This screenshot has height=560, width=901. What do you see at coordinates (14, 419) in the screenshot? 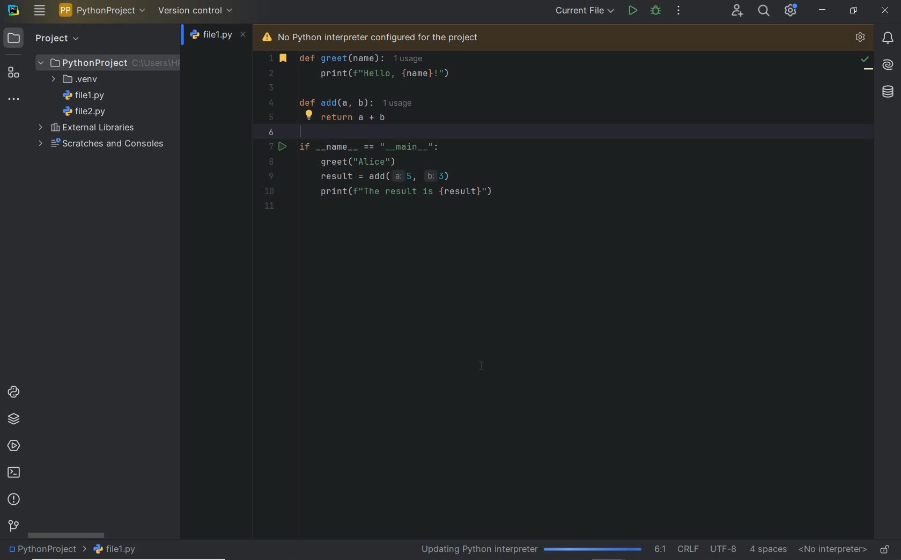
I see `python packages` at bounding box center [14, 419].